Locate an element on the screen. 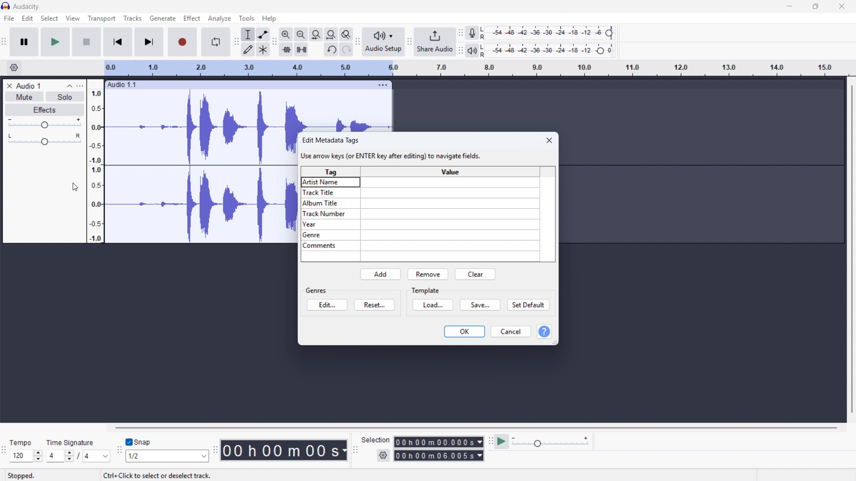 This screenshot has width=856, height=481. ok is located at coordinates (465, 332).